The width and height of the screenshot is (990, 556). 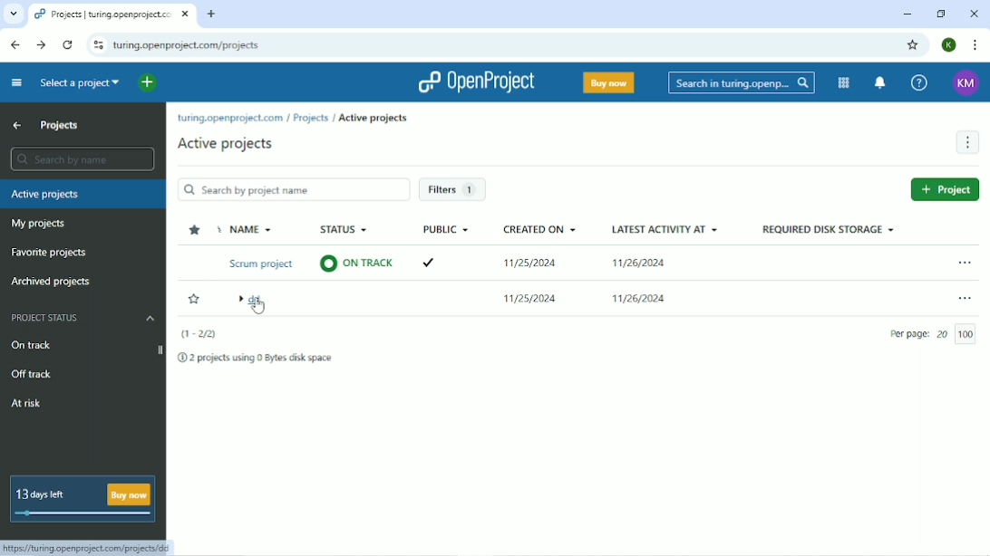 What do you see at coordinates (253, 299) in the screenshot?
I see `dd` at bounding box center [253, 299].